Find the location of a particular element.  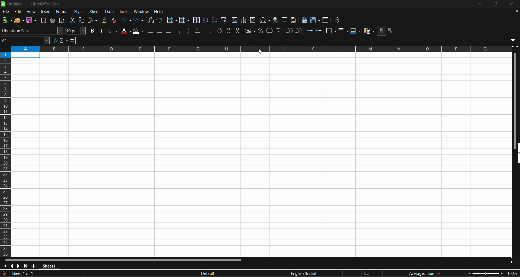

 is located at coordinates (126, 31).